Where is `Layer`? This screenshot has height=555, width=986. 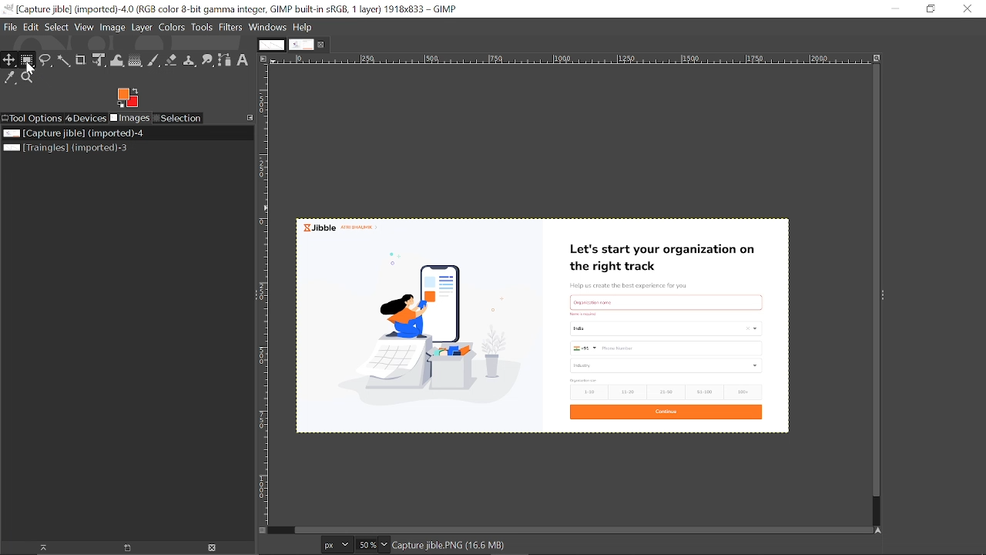
Layer is located at coordinates (143, 29).